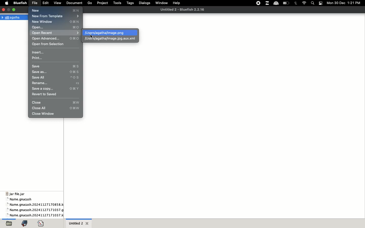 Image resolution: width=365 pixels, height=228 pixels. I want to click on bluefish, so click(20, 3).